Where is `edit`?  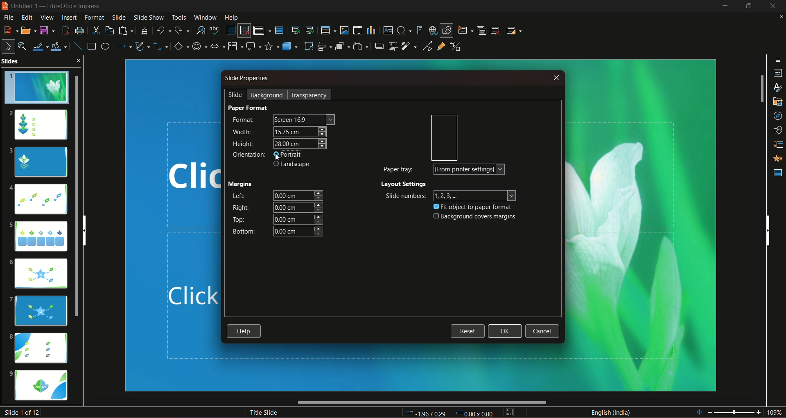
edit is located at coordinates (26, 17).